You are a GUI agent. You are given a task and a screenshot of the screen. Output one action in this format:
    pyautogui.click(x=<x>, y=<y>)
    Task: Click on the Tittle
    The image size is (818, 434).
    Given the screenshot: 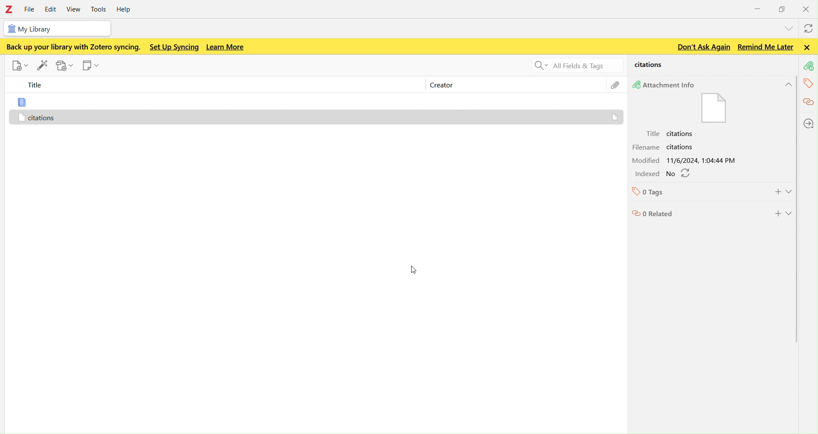 What is the action you would take?
    pyautogui.click(x=669, y=134)
    